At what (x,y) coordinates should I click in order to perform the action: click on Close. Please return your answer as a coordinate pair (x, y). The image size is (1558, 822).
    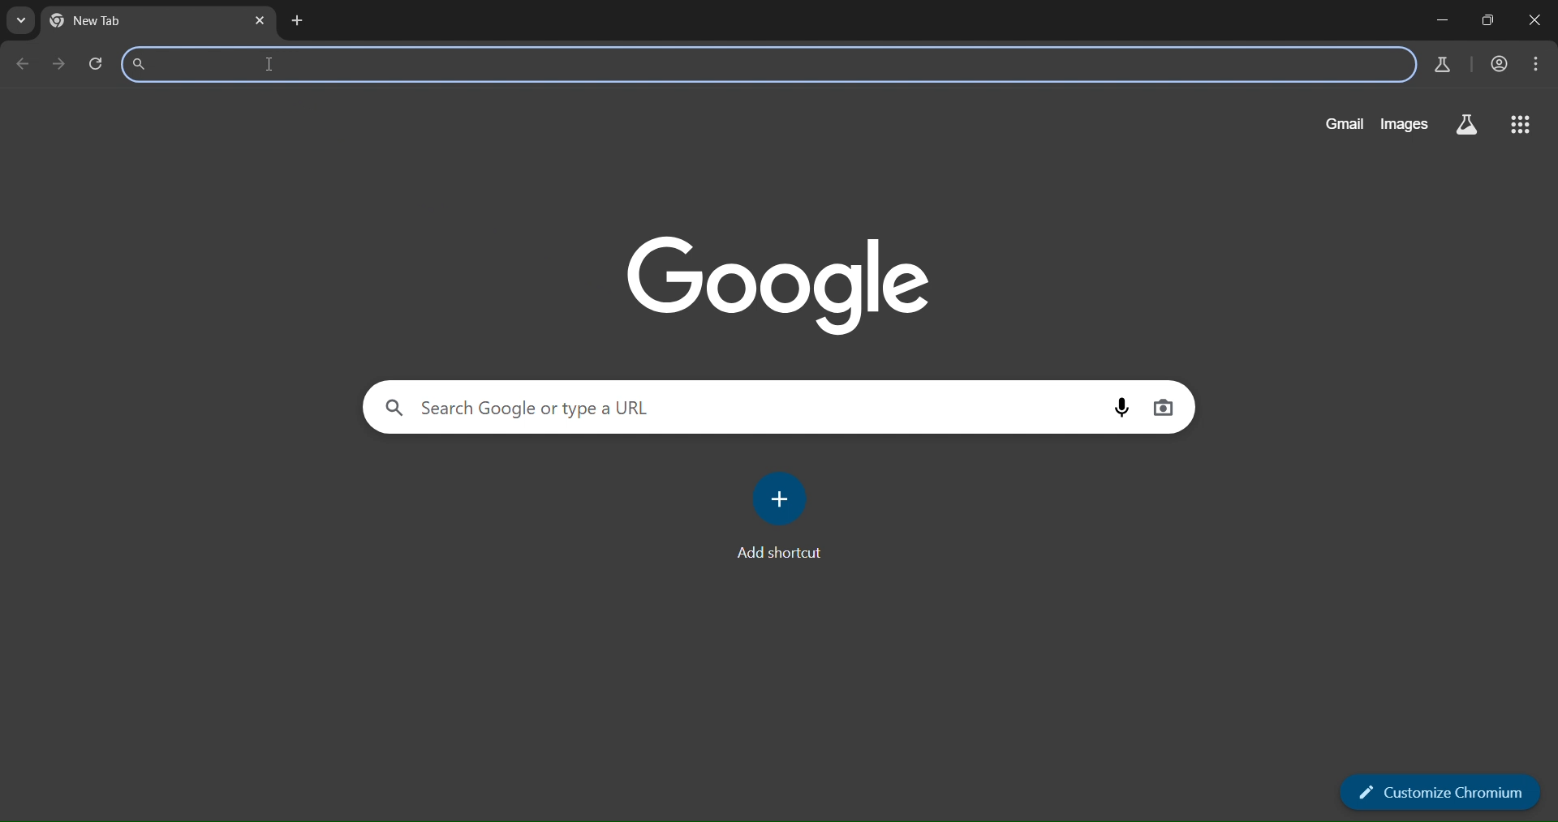
    Looking at the image, I should click on (1537, 19).